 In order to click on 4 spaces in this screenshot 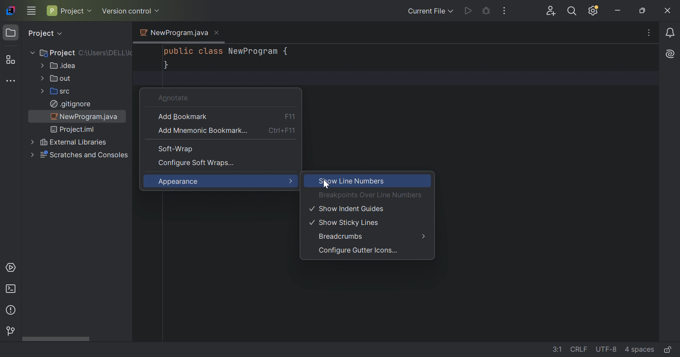, I will do `click(639, 348)`.